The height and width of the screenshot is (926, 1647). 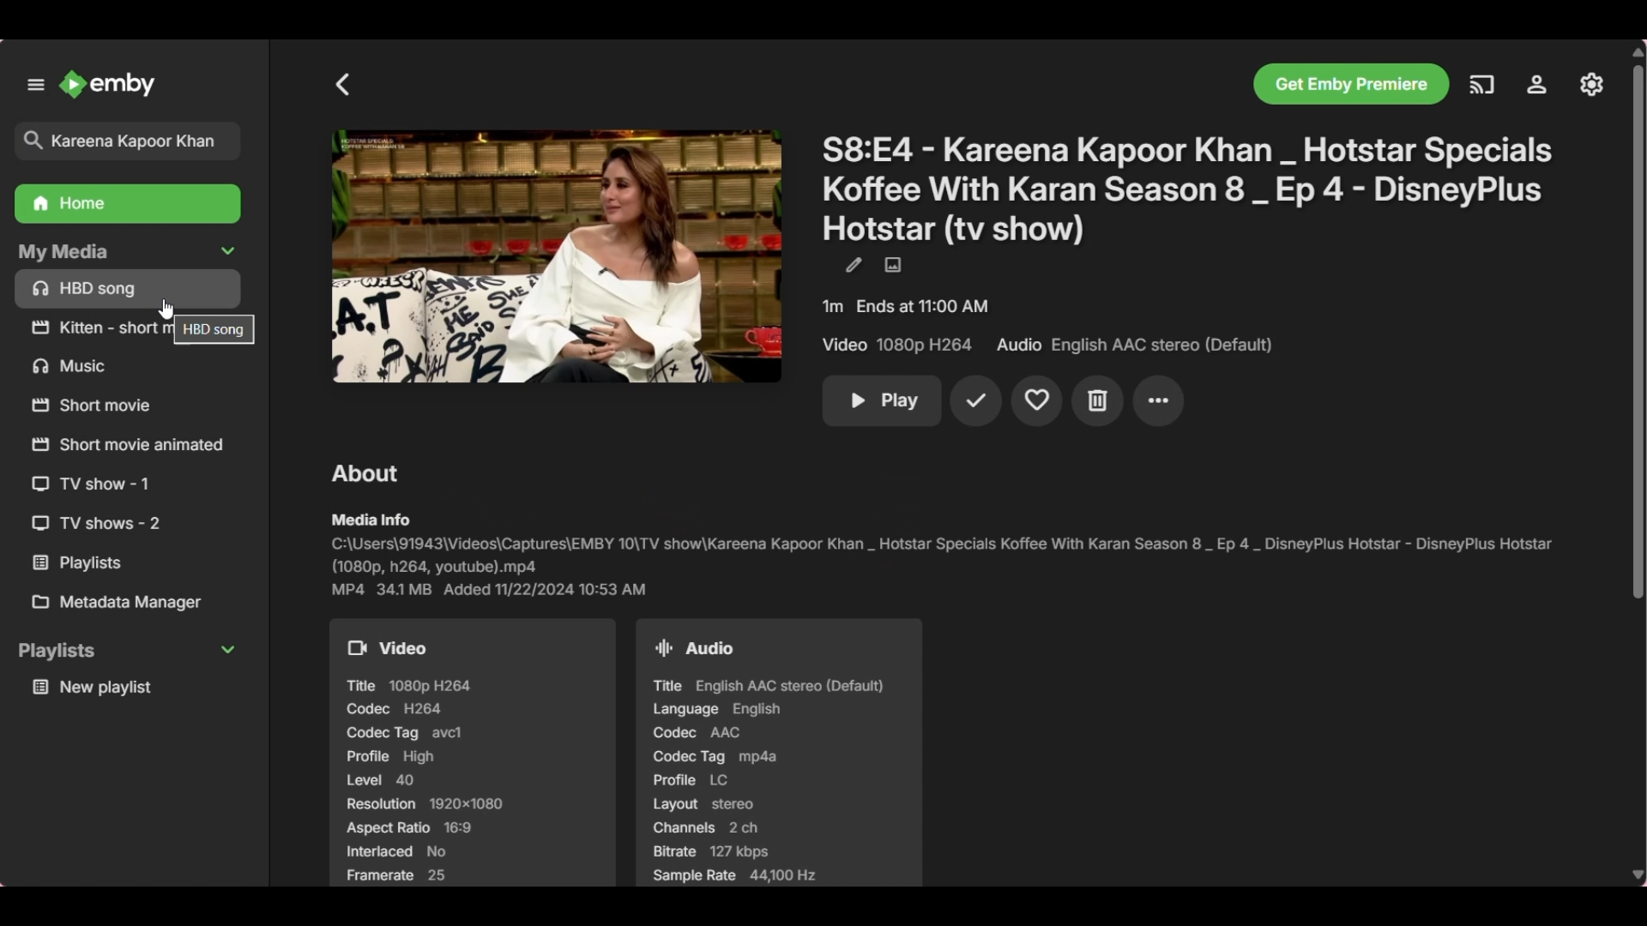 What do you see at coordinates (118, 406) in the screenshot?
I see `` at bounding box center [118, 406].